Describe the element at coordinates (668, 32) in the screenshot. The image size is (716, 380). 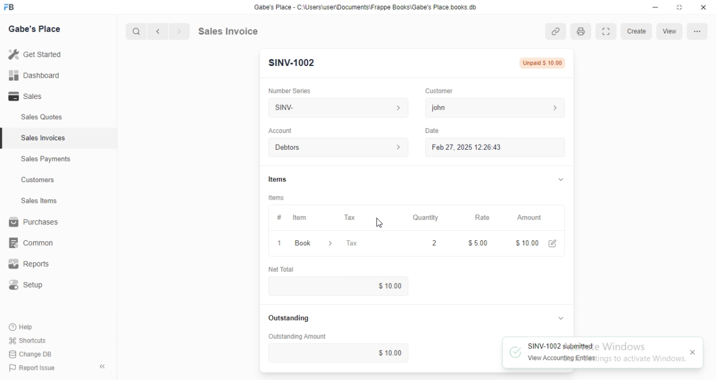
I see `View` at that location.